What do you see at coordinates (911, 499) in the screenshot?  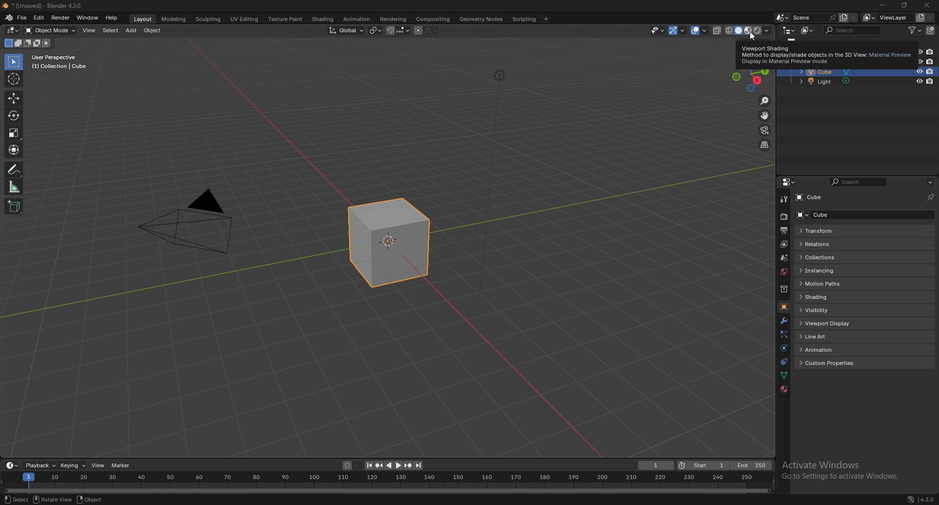 I see `network` at bounding box center [911, 499].